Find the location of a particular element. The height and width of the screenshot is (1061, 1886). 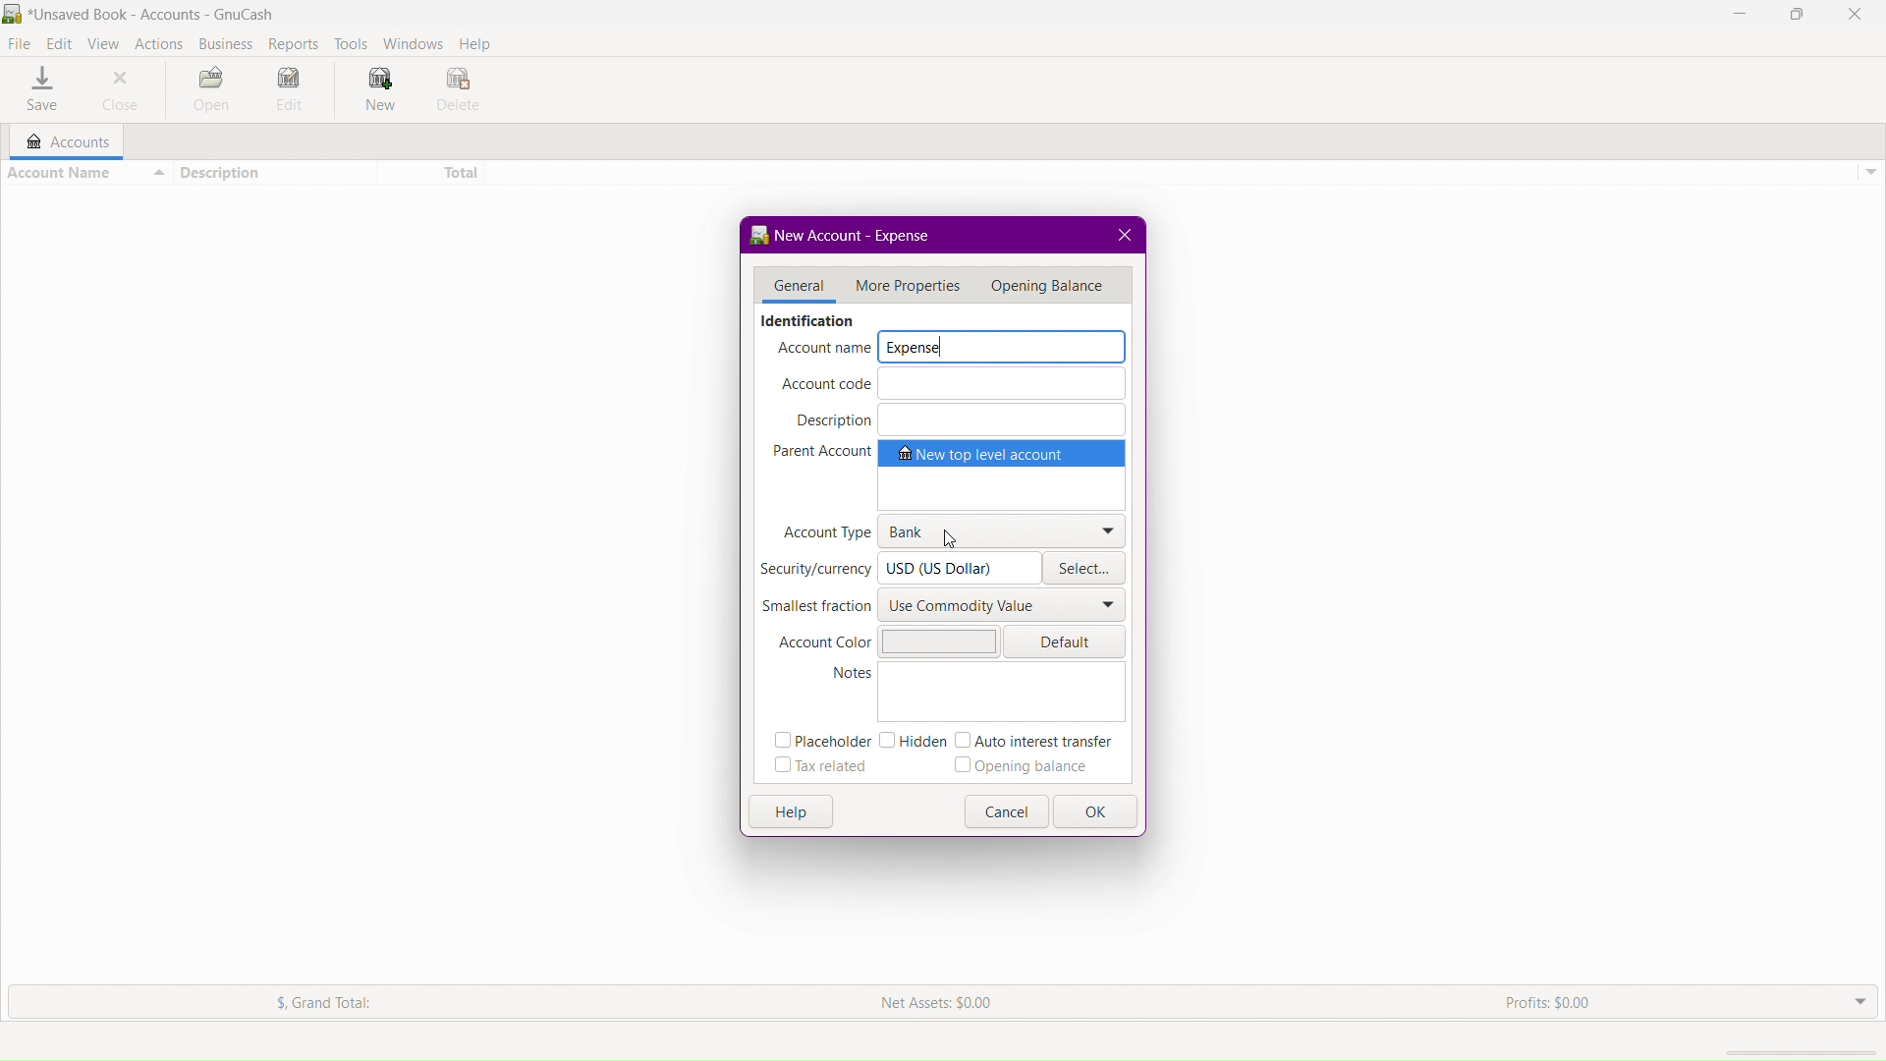

Profits: $0.00 is located at coordinates (1555, 1002).